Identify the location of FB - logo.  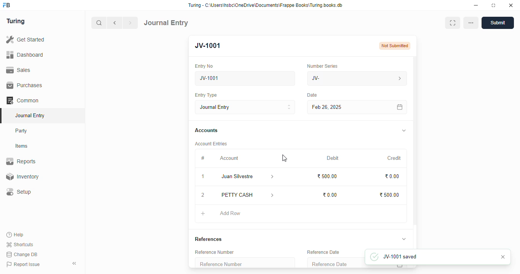
(6, 5).